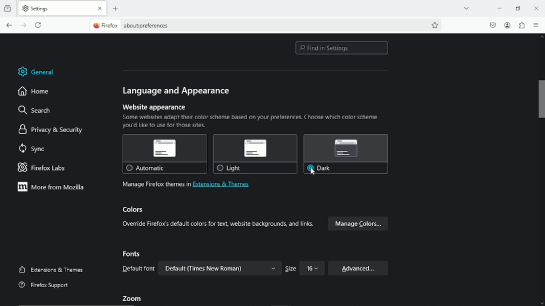 This screenshot has width=545, height=306. Describe the element at coordinates (134, 208) in the screenshot. I see `colors` at that location.